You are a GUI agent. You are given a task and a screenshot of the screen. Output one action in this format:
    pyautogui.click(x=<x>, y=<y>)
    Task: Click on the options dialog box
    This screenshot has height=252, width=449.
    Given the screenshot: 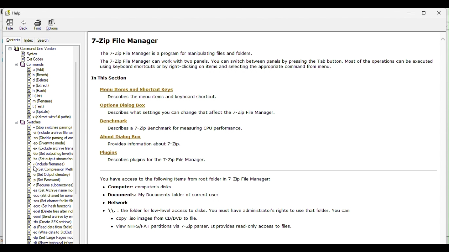 What is the action you would take?
    pyautogui.click(x=123, y=105)
    